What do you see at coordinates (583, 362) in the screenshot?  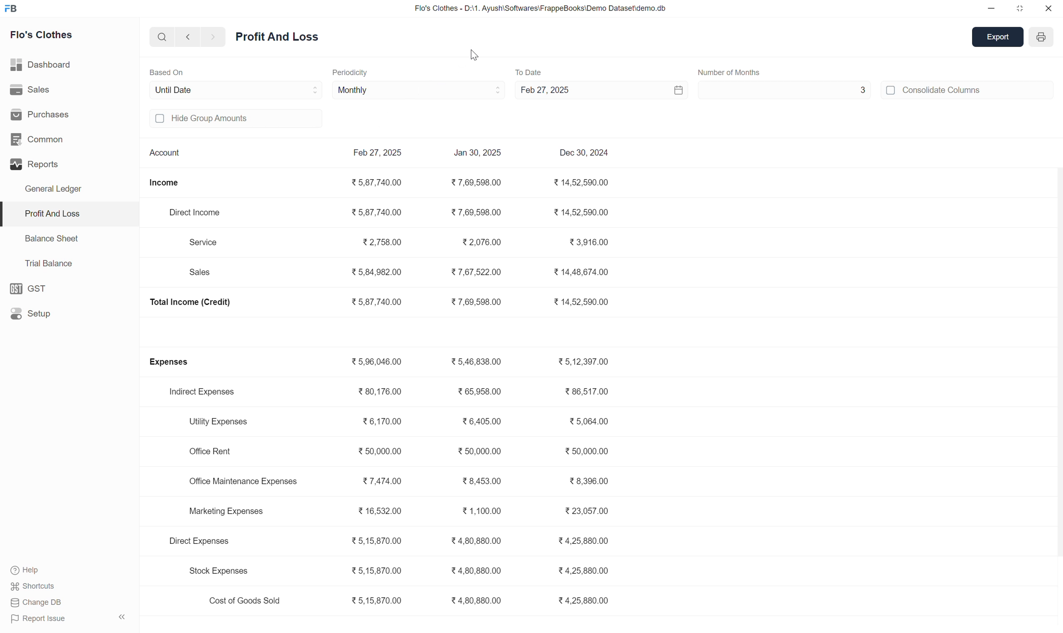 I see `₹5,12,397.00` at bounding box center [583, 362].